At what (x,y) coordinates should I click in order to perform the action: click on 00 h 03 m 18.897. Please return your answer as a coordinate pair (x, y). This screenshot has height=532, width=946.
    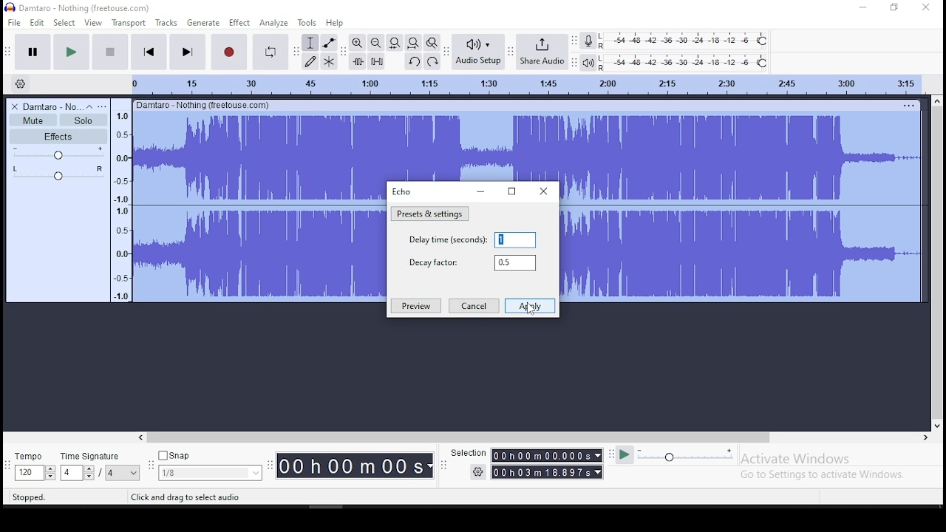
    Looking at the image, I should click on (541, 472).